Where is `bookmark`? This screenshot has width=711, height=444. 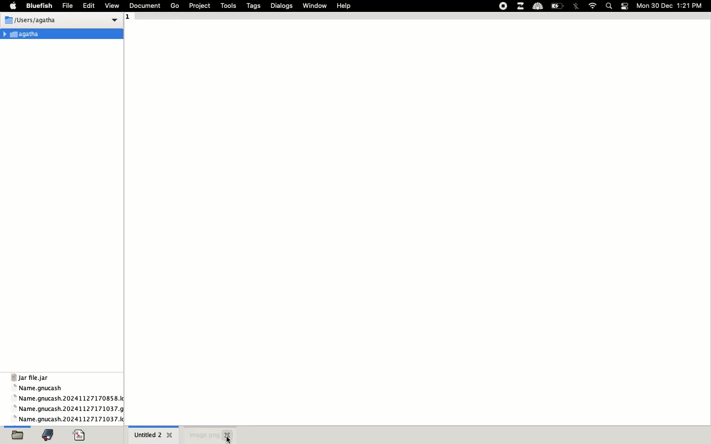
bookmark is located at coordinates (47, 434).